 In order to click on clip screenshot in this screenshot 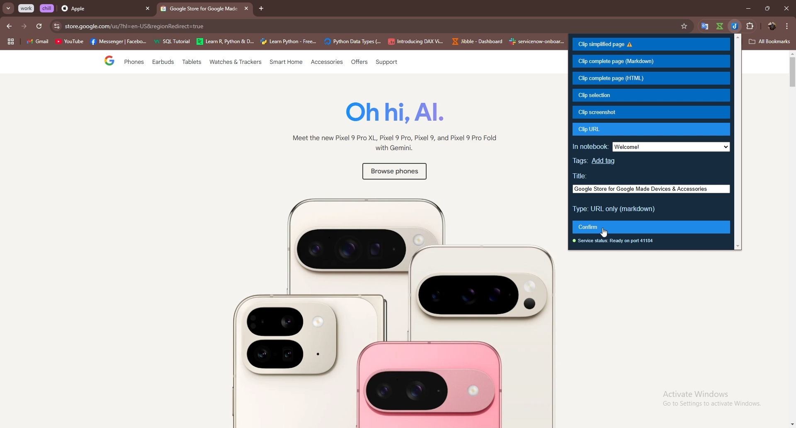, I will do `click(652, 112)`.